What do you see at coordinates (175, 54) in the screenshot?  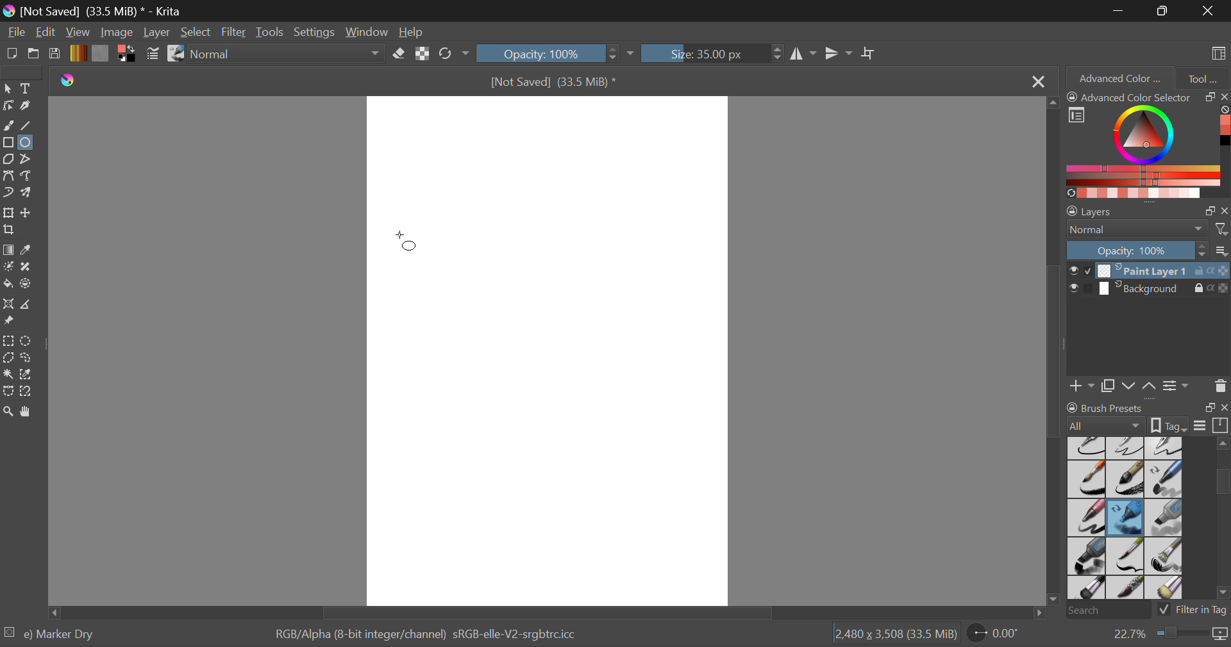 I see `Stroke Type` at bounding box center [175, 54].